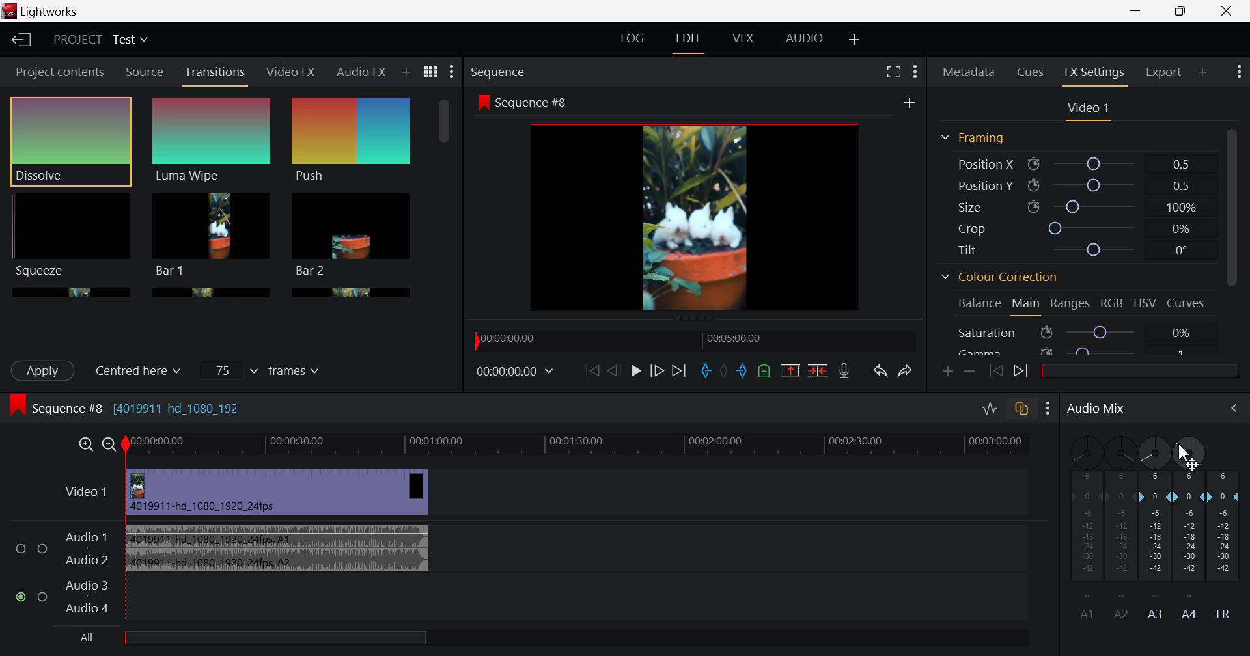 The width and height of the screenshot is (1250, 656). Describe the element at coordinates (820, 370) in the screenshot. I see `Delete/Cut` at that location.